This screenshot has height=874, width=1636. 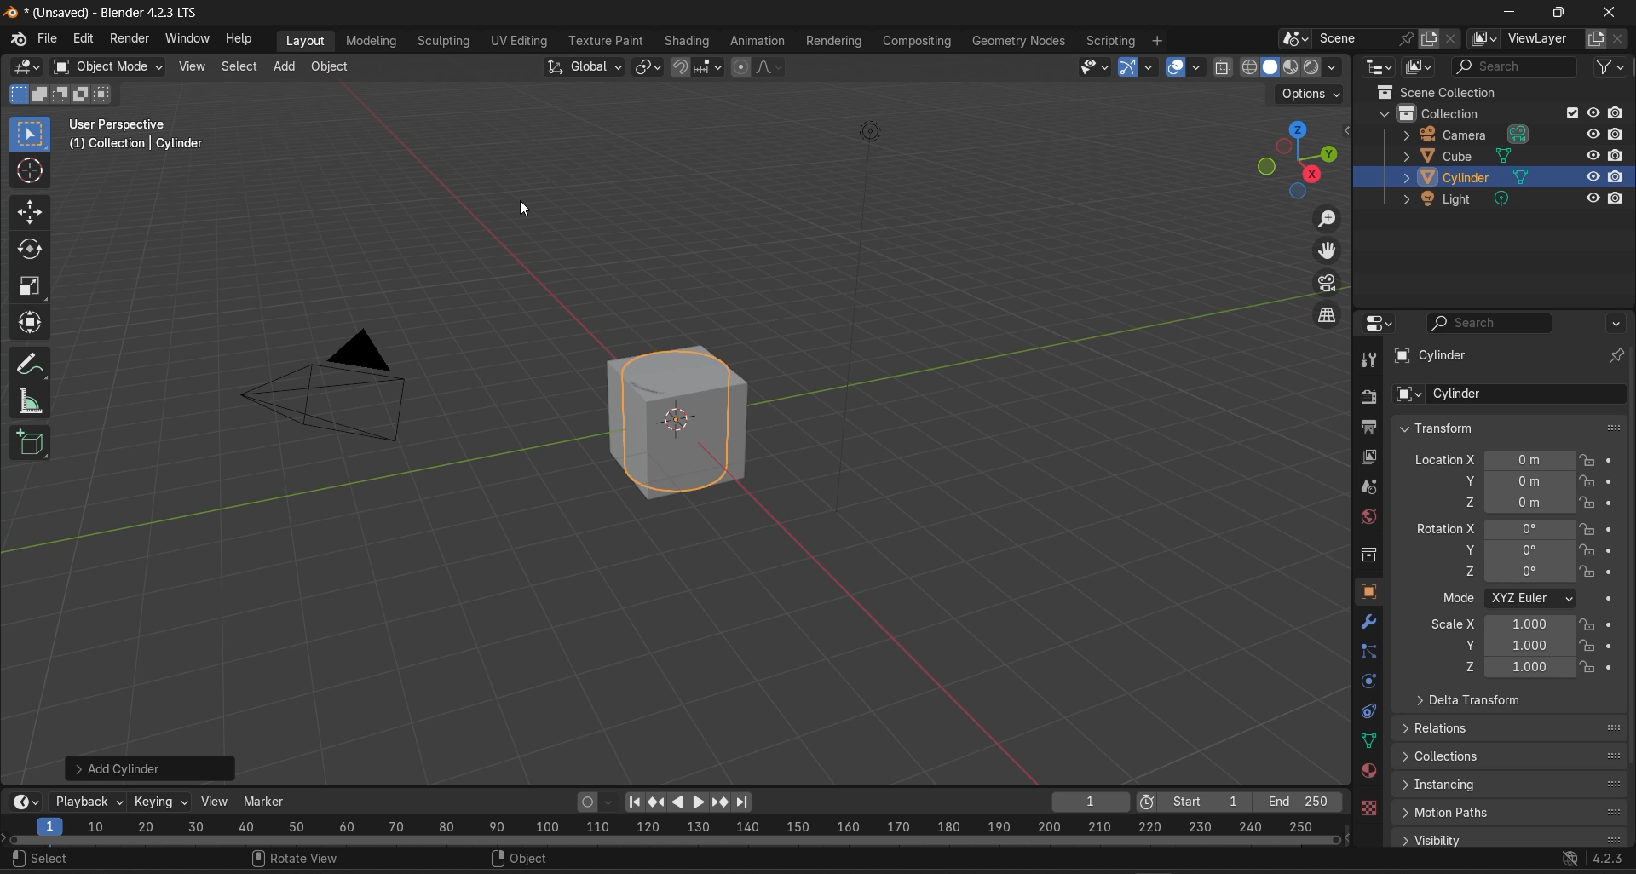 I want to click on rotate, so click(x=26, y=249).